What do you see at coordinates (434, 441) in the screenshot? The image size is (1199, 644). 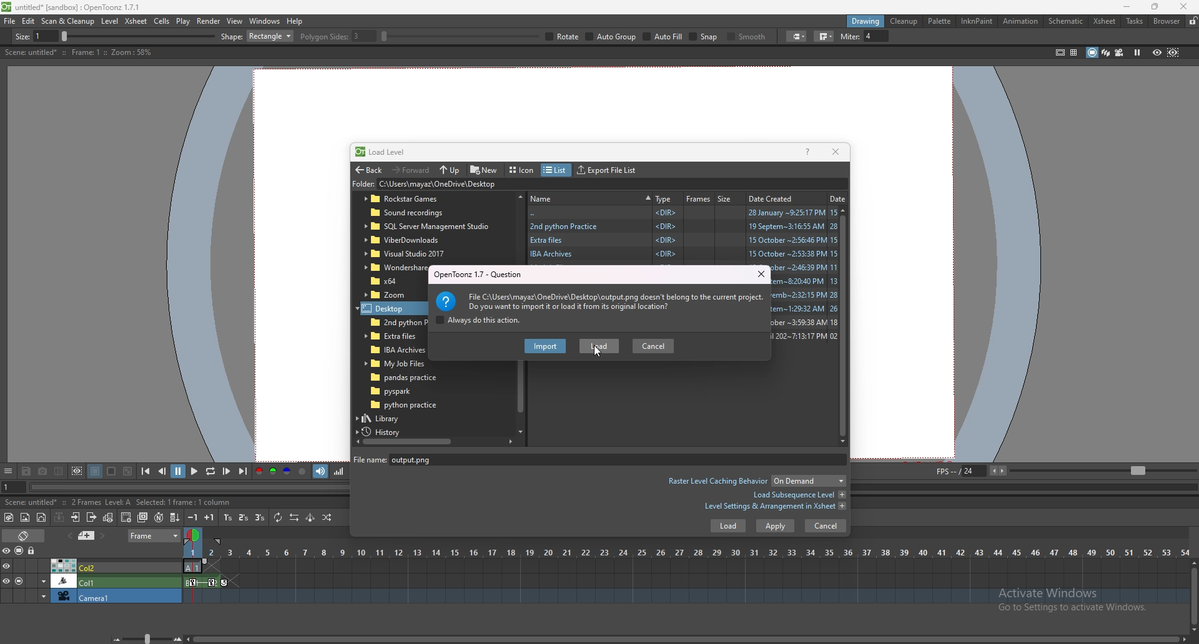 I see `scroll bar` at bounding box center [434, 441].